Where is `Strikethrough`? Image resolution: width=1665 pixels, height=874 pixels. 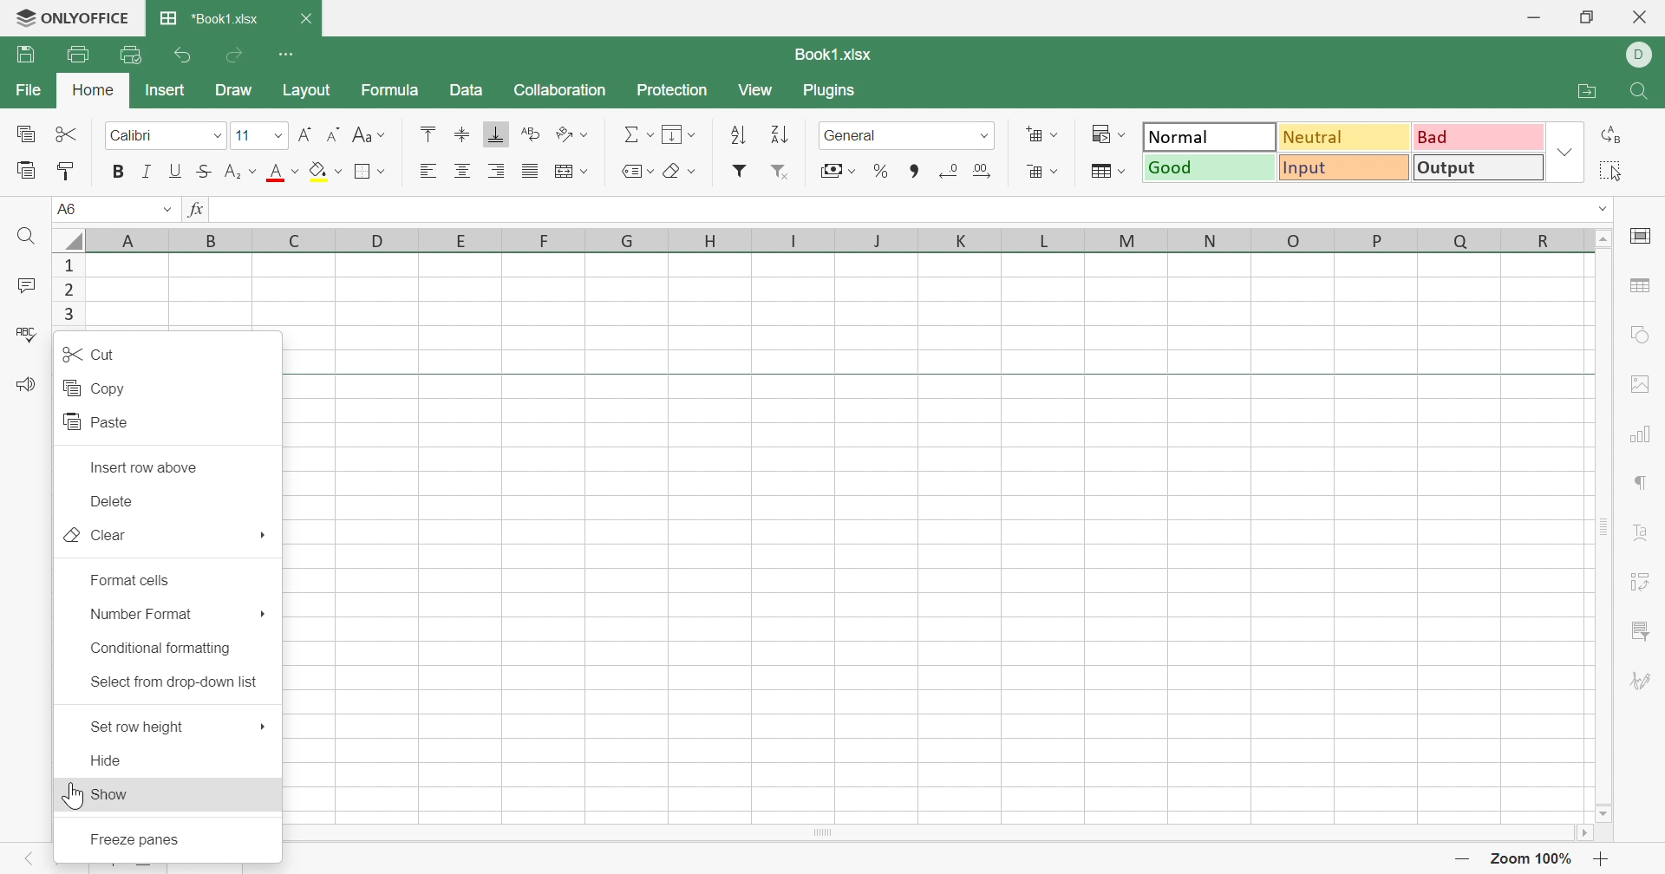 Strikethrough is located at coordinates (206, 173).